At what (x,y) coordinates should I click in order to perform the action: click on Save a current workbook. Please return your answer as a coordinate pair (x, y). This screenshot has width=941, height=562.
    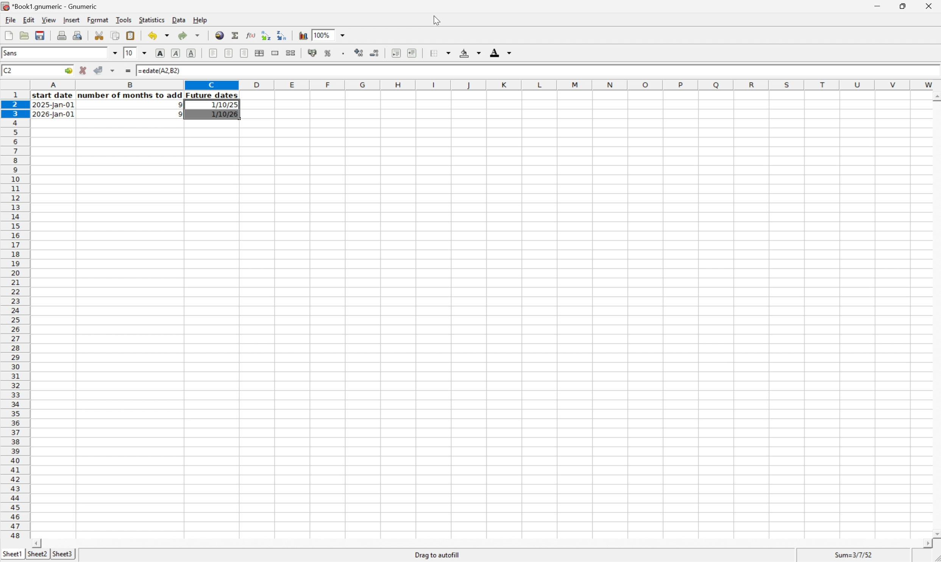
    Looking at the image, I should click on (42, 35).